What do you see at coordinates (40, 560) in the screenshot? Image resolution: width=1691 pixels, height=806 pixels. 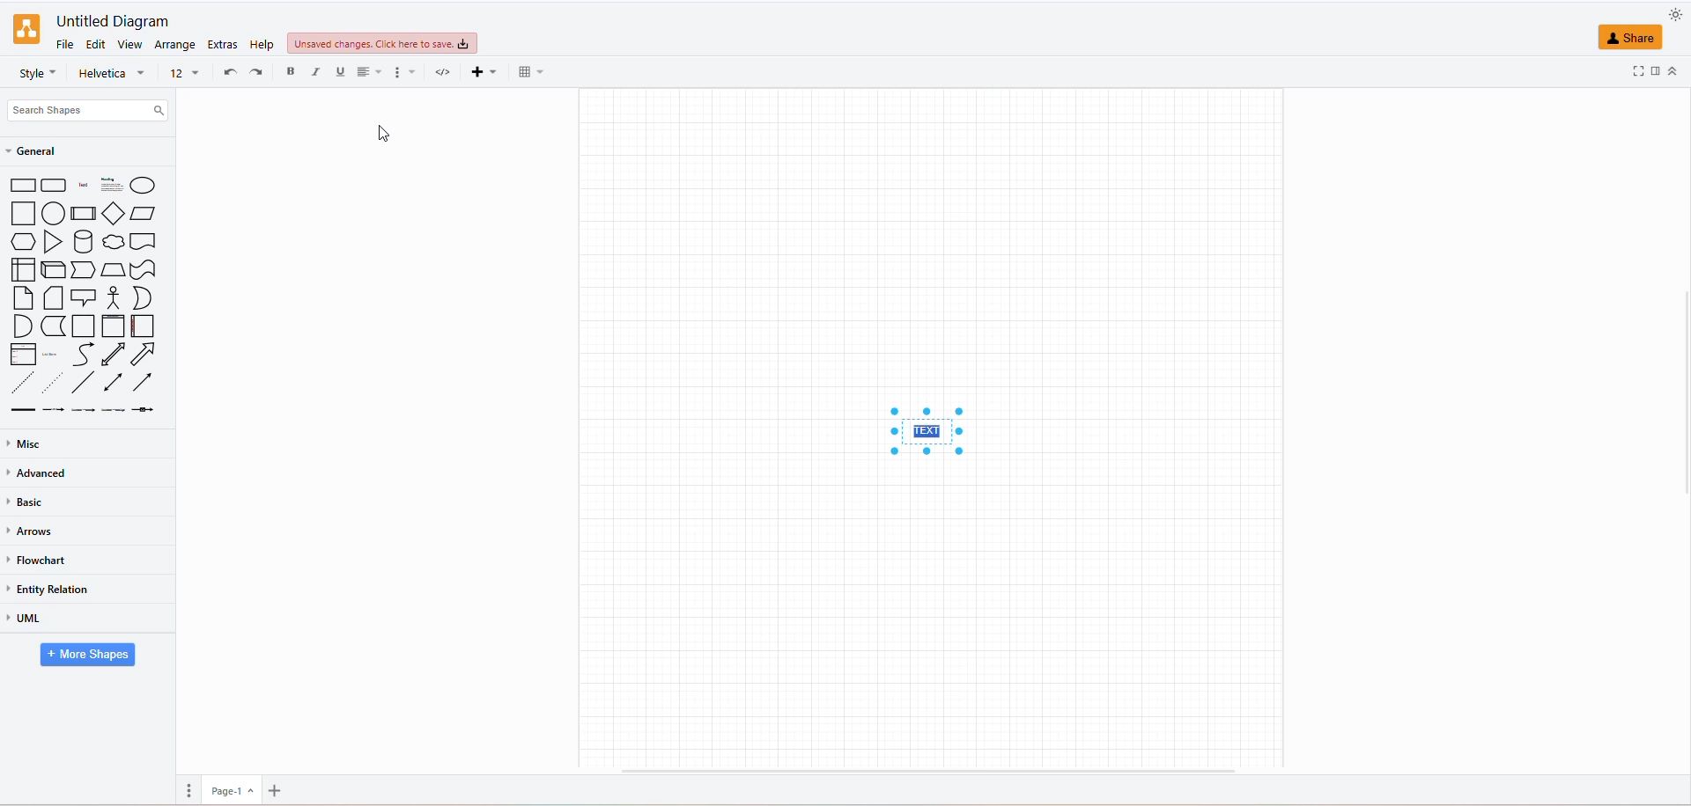 I see `flowchart` at bounding box center [40, 560].